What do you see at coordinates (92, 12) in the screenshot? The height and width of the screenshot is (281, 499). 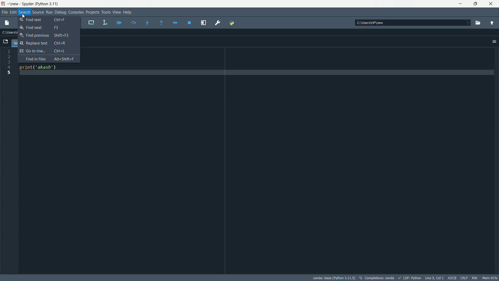 I see `projects menu` at bounding box center [92, 12].